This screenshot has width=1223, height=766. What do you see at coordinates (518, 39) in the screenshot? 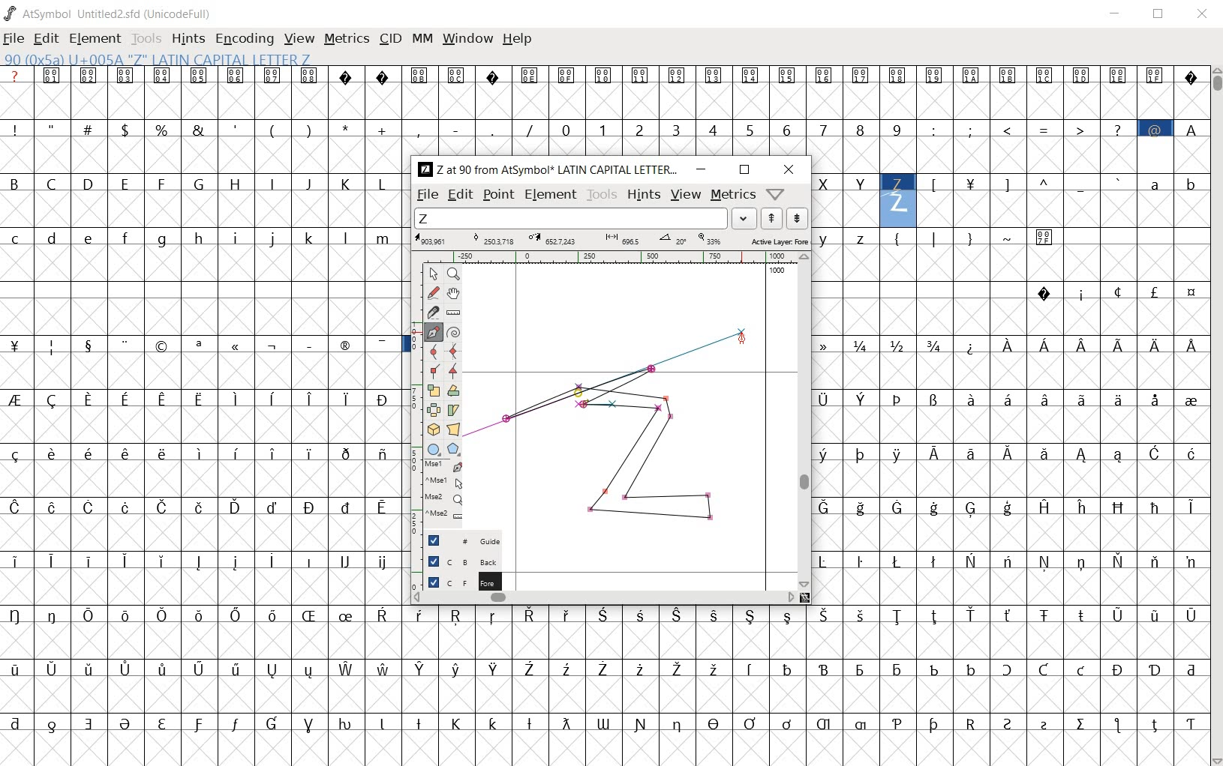
I see `help` at bounding box center [518, 39].